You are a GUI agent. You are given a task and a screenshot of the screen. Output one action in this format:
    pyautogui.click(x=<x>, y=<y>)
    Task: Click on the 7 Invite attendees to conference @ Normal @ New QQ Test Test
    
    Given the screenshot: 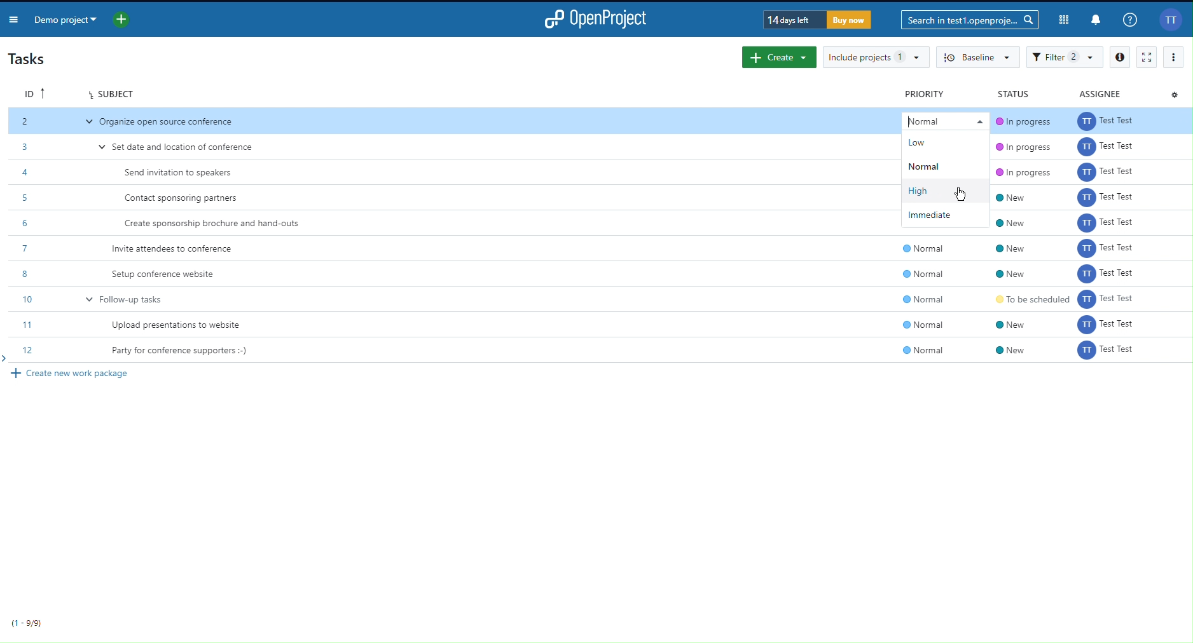 What is the action you would take?
    pyautogui.click(x=600, y=248)
    